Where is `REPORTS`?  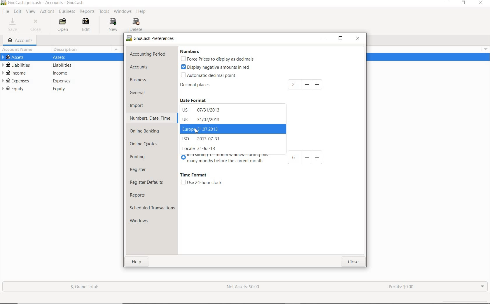
REPORTS is located at coordinates (87, 12).